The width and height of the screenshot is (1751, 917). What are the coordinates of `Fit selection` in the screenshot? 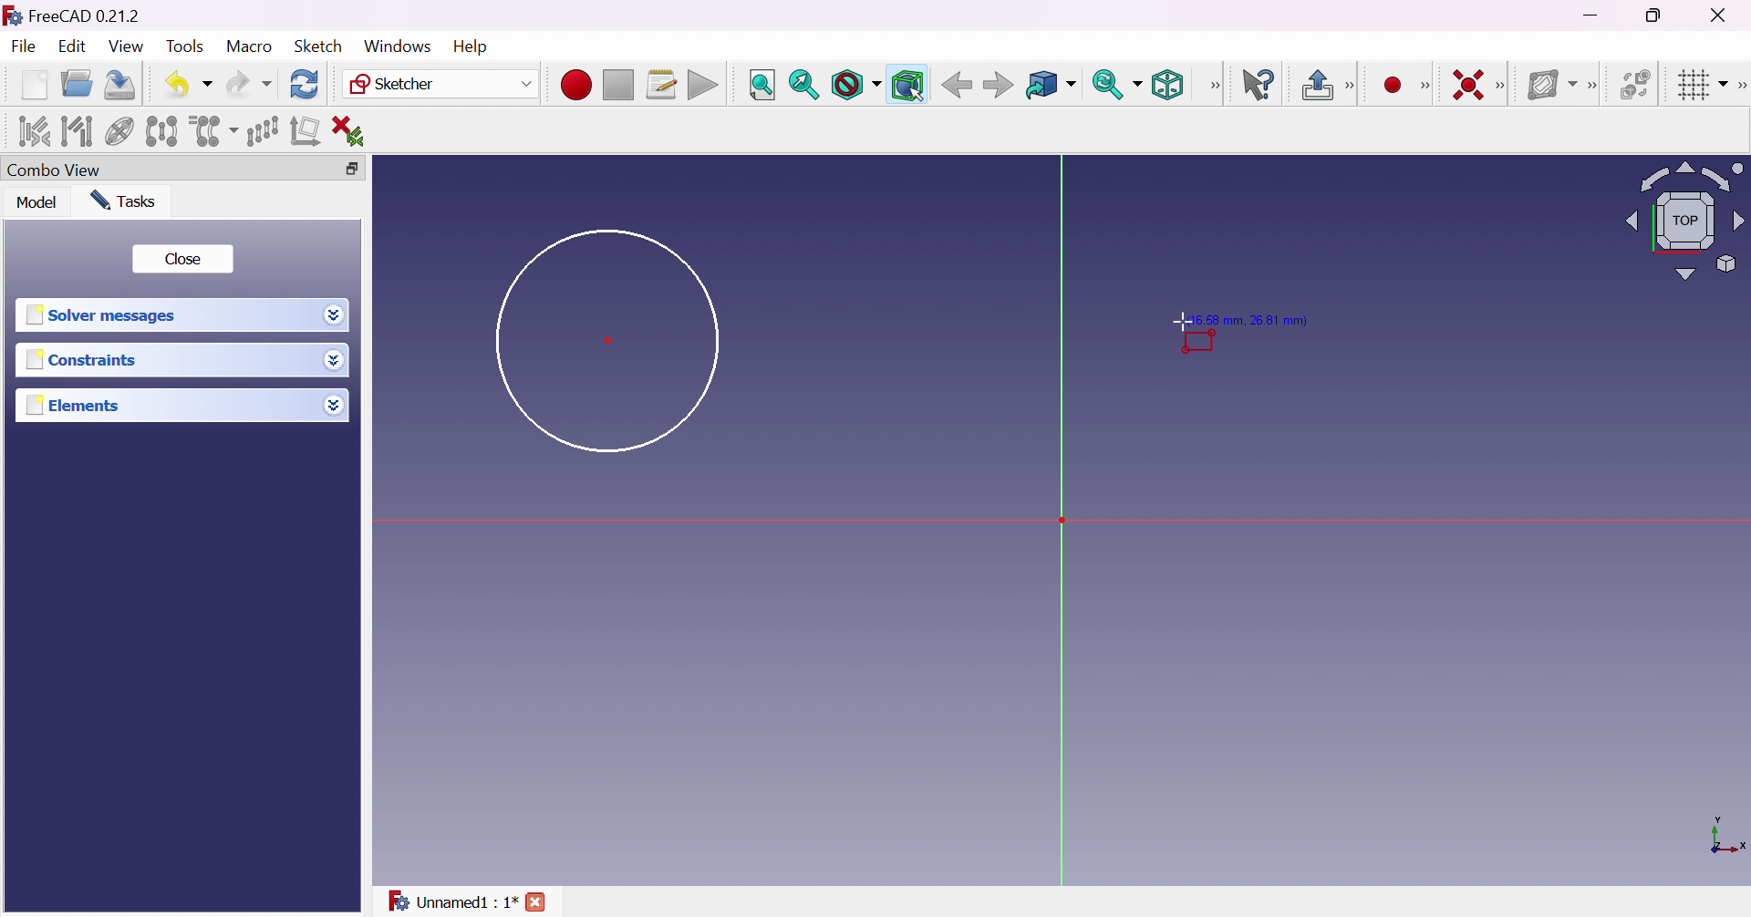 It's located at (803, 85).